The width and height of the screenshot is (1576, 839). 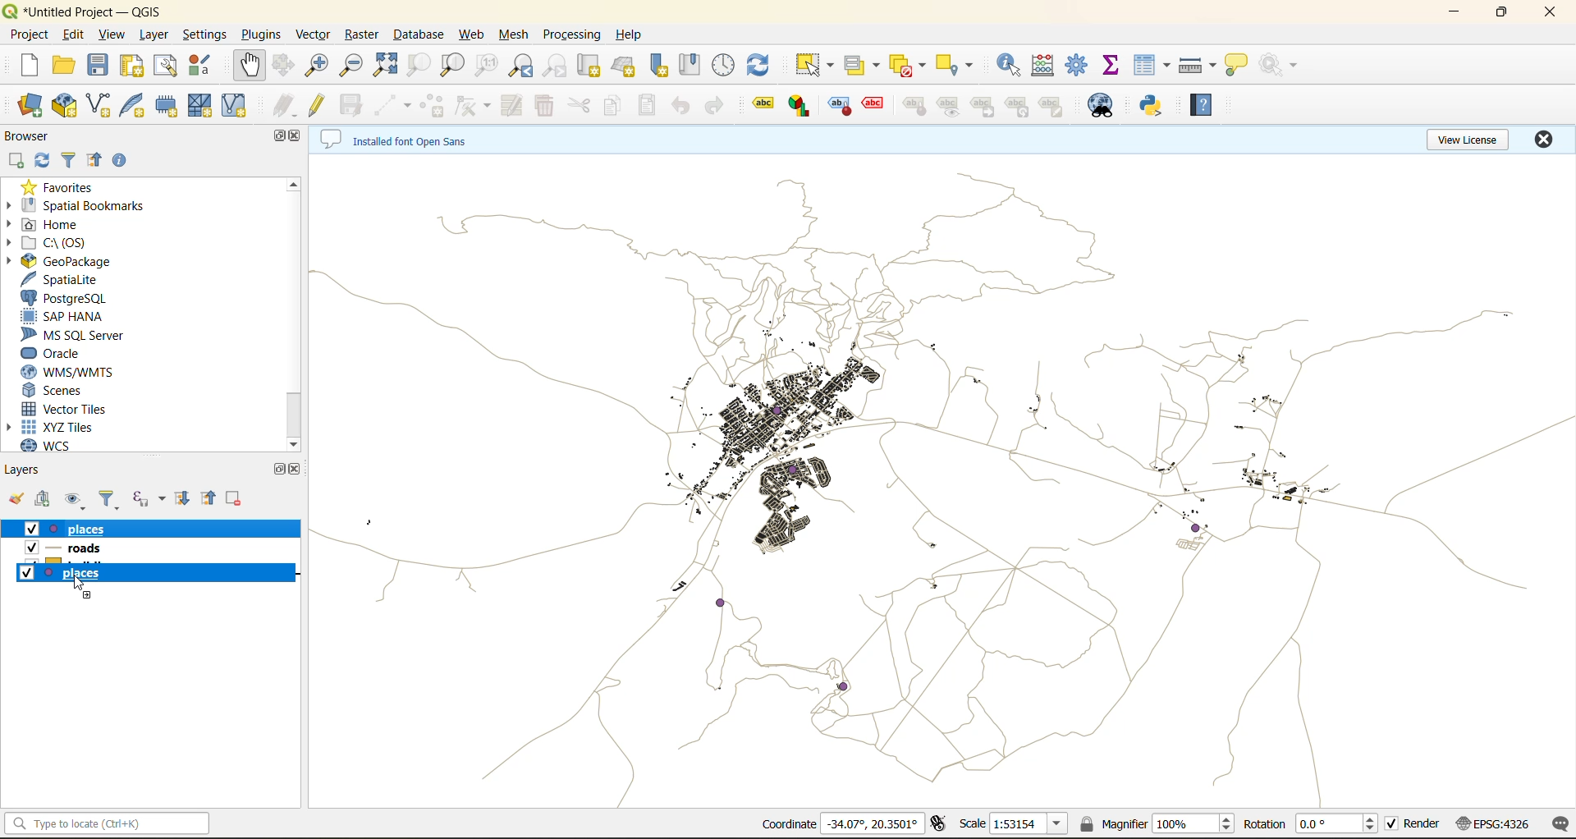 What do you see at coordinates (285, 67) in the screenshot?
I see `pan to selection` at bounding box center [285, 67].